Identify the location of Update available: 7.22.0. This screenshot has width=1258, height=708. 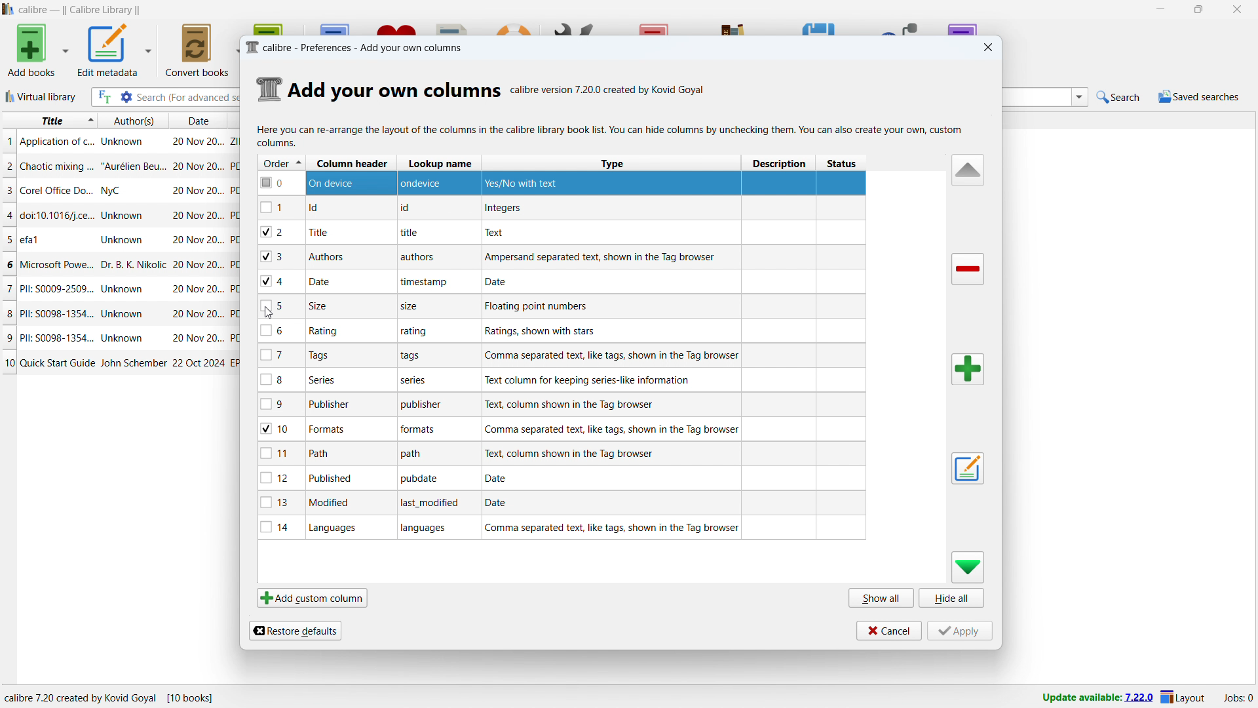
(1094, 696).